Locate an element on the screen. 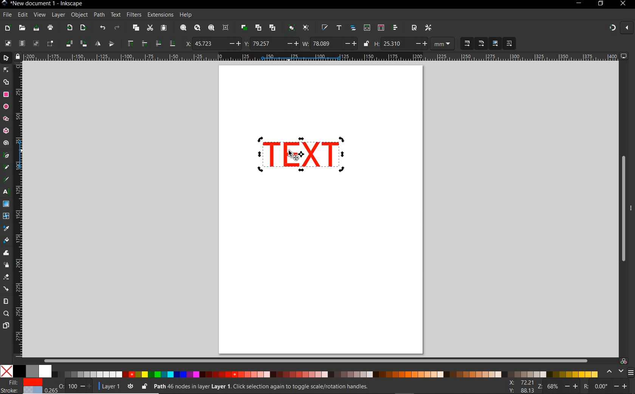 The height and width of the screenshot is (394, 635). Fill color is located at coordinates (6, 254).